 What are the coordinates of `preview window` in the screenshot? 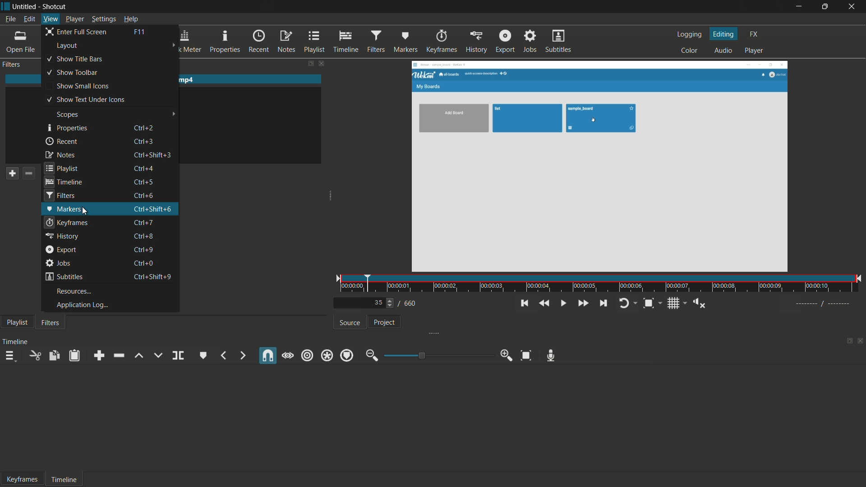 It's located at (599, 167).